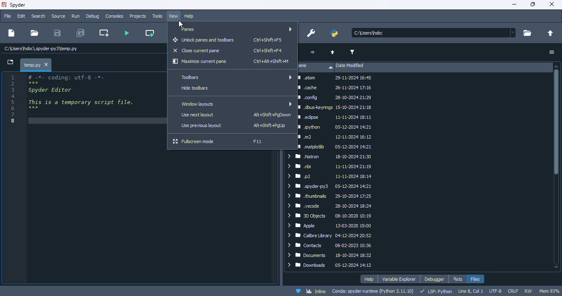 Image resolution: width=562 pixels, height=296 pixels. What do you see at coordinates (41, 49) in the screenshot?
I see `temporary file` at bounding box center [41, 49].